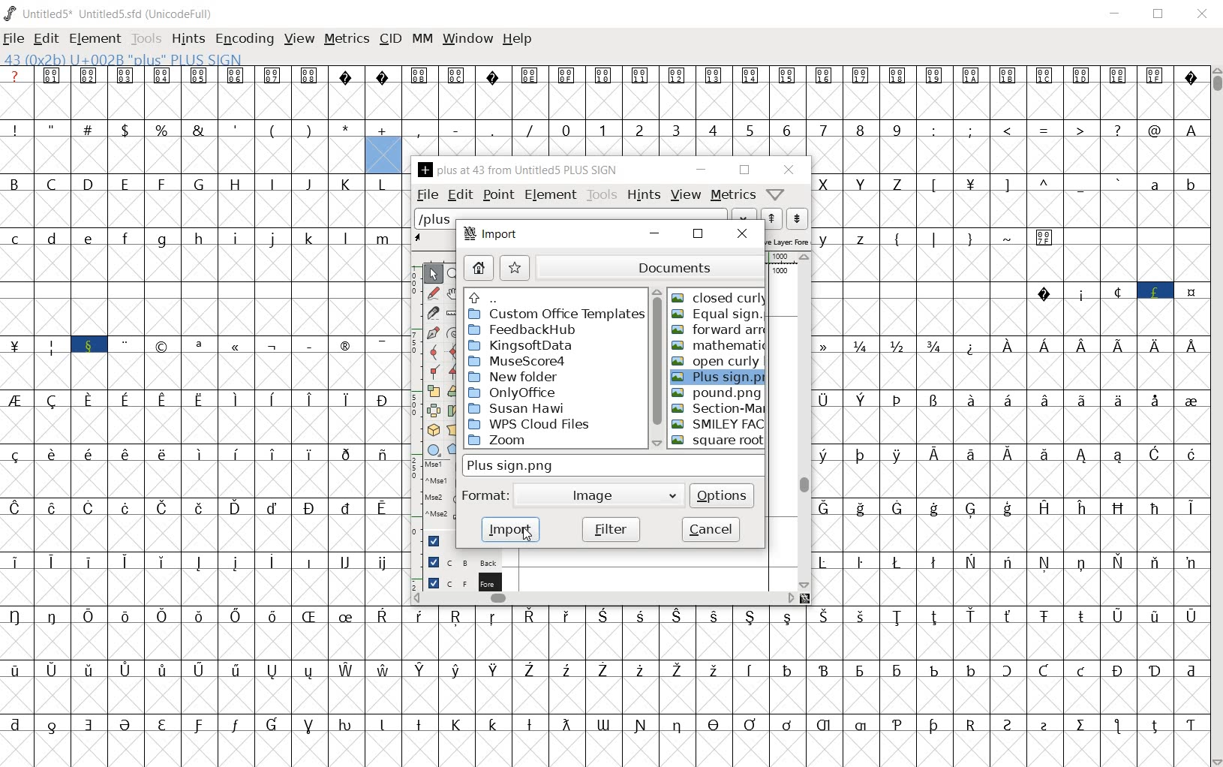 The height and width of the screenshot is (767, 1223). Describe the element at coordinates (454, 350) in the screenshot. I see `add a curve point always either horizontal or vertical` at that location.